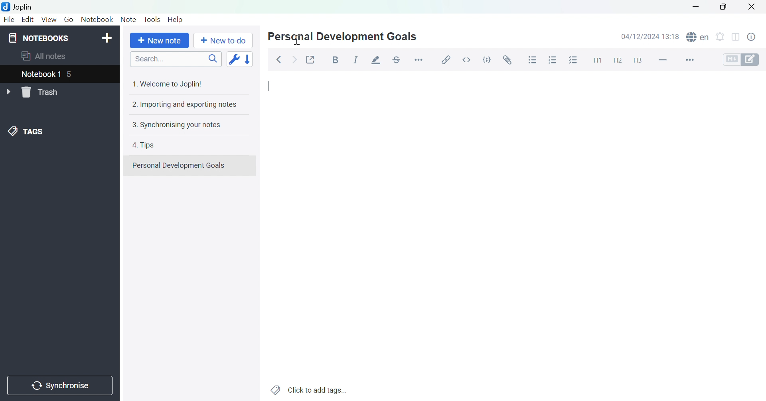 The height and width of the screenshot is (401, 766). Describe the element at coordinates (107, 38) in the screenshot. I see `Add notebook` at that location.